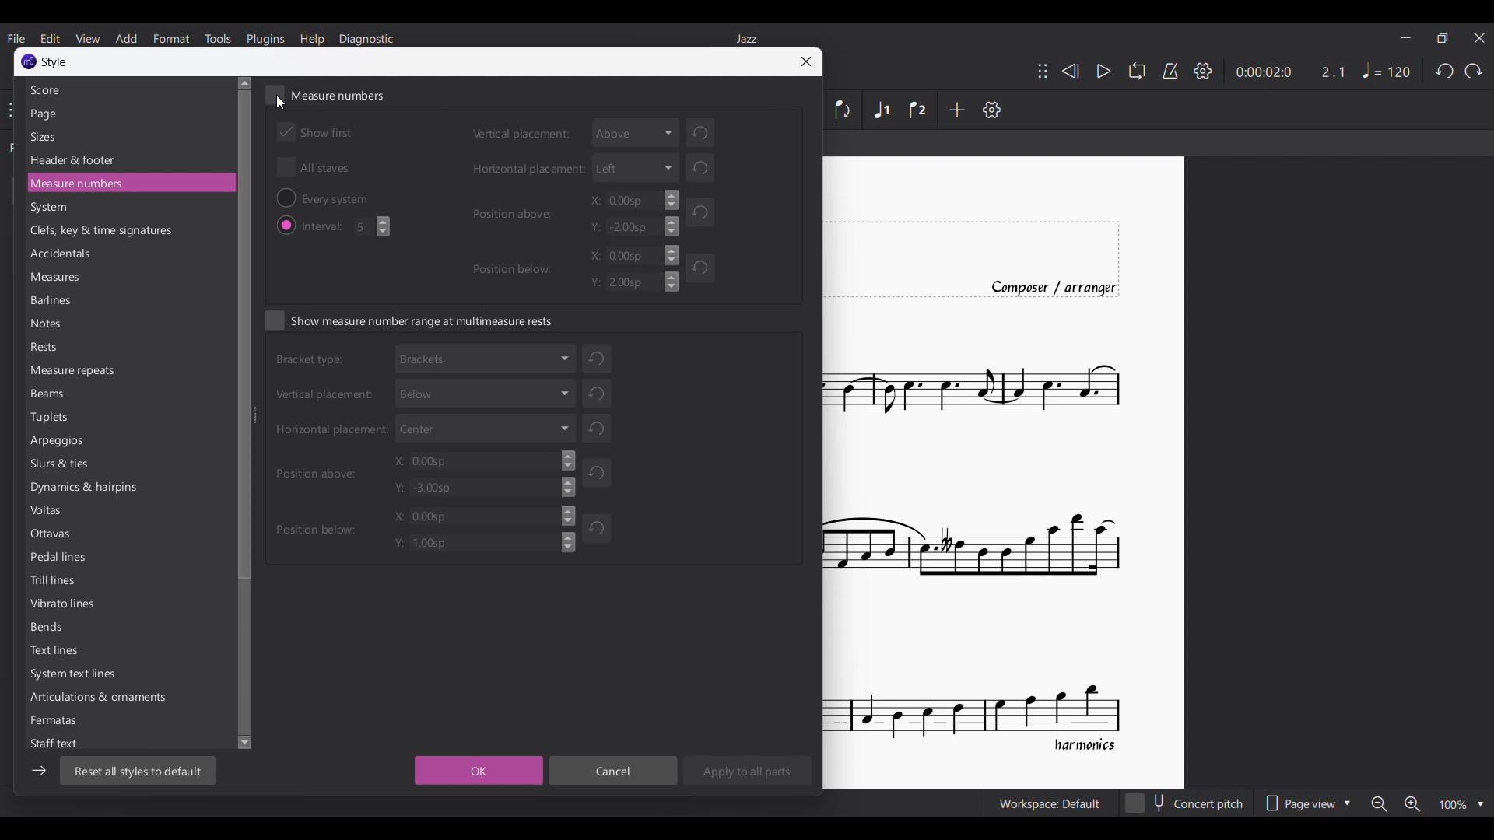 This screenshot has width=1494, height=840. What do you see at coordinates (328, 395) in the screenshot?
I see `Vertical` at bounding box center [328, 395].